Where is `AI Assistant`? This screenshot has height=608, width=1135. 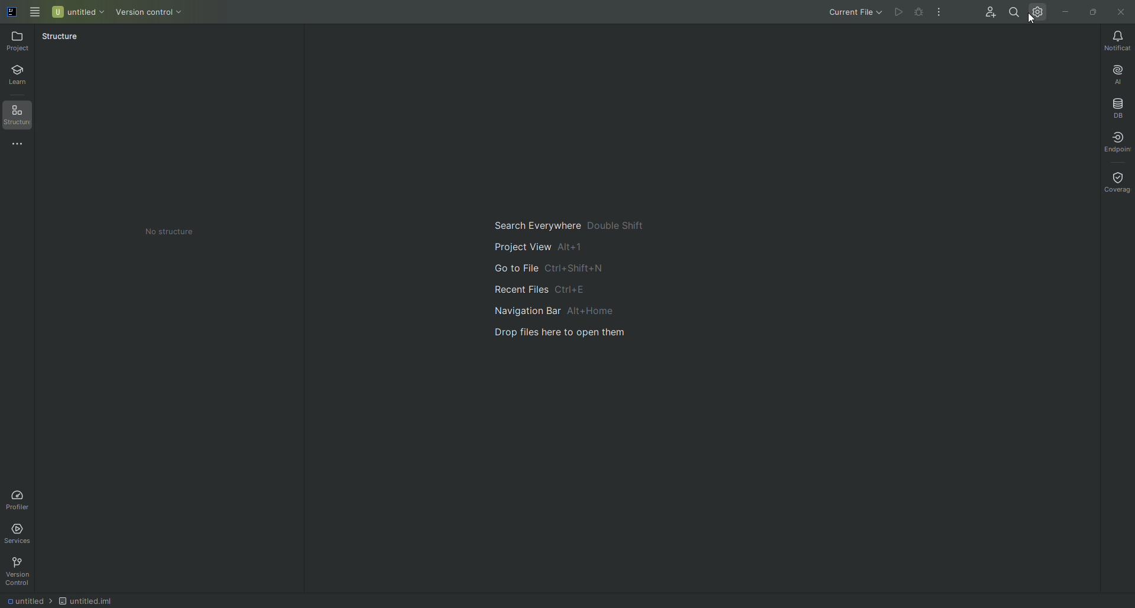 AI Assistant is located at coordinates (1118, 75).